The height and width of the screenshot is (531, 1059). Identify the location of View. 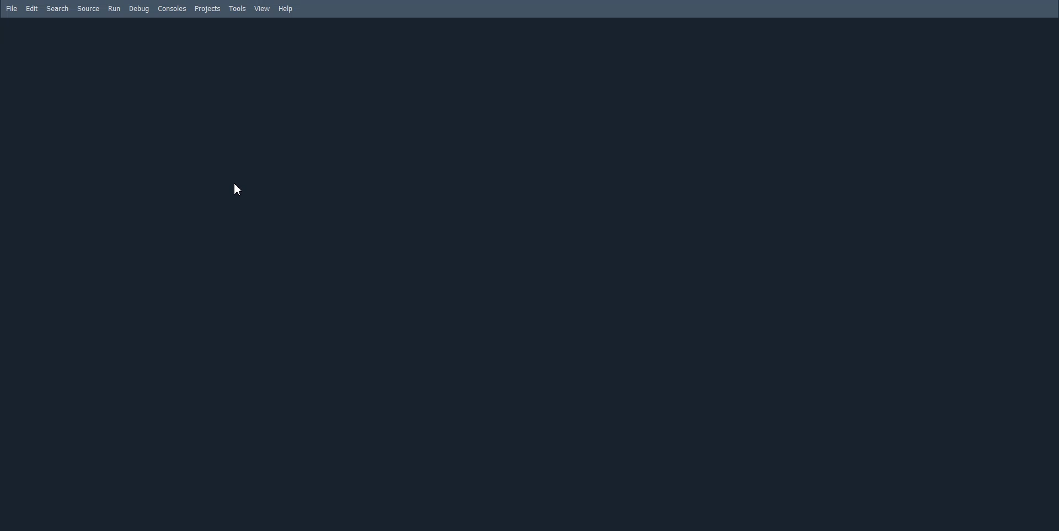
(261, 8).